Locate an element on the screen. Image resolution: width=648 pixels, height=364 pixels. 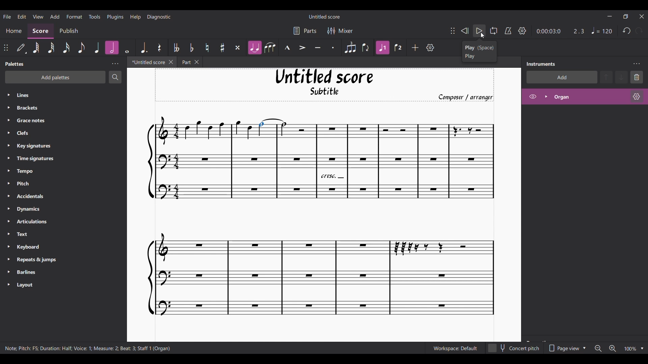
Highlighted to form current combination is located at coordinates (254, 48).